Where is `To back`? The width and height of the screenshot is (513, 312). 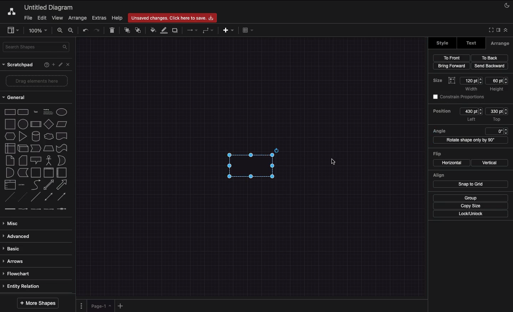
To back is located at coordinates (138, 31).